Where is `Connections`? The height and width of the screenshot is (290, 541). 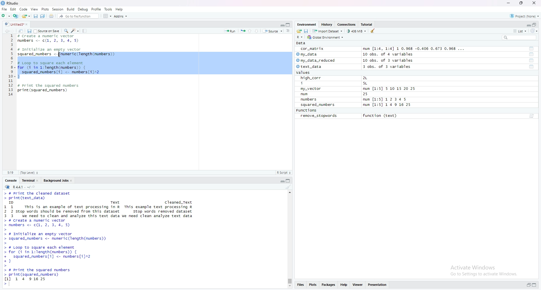 Connections is located at coordinates (347, 24).